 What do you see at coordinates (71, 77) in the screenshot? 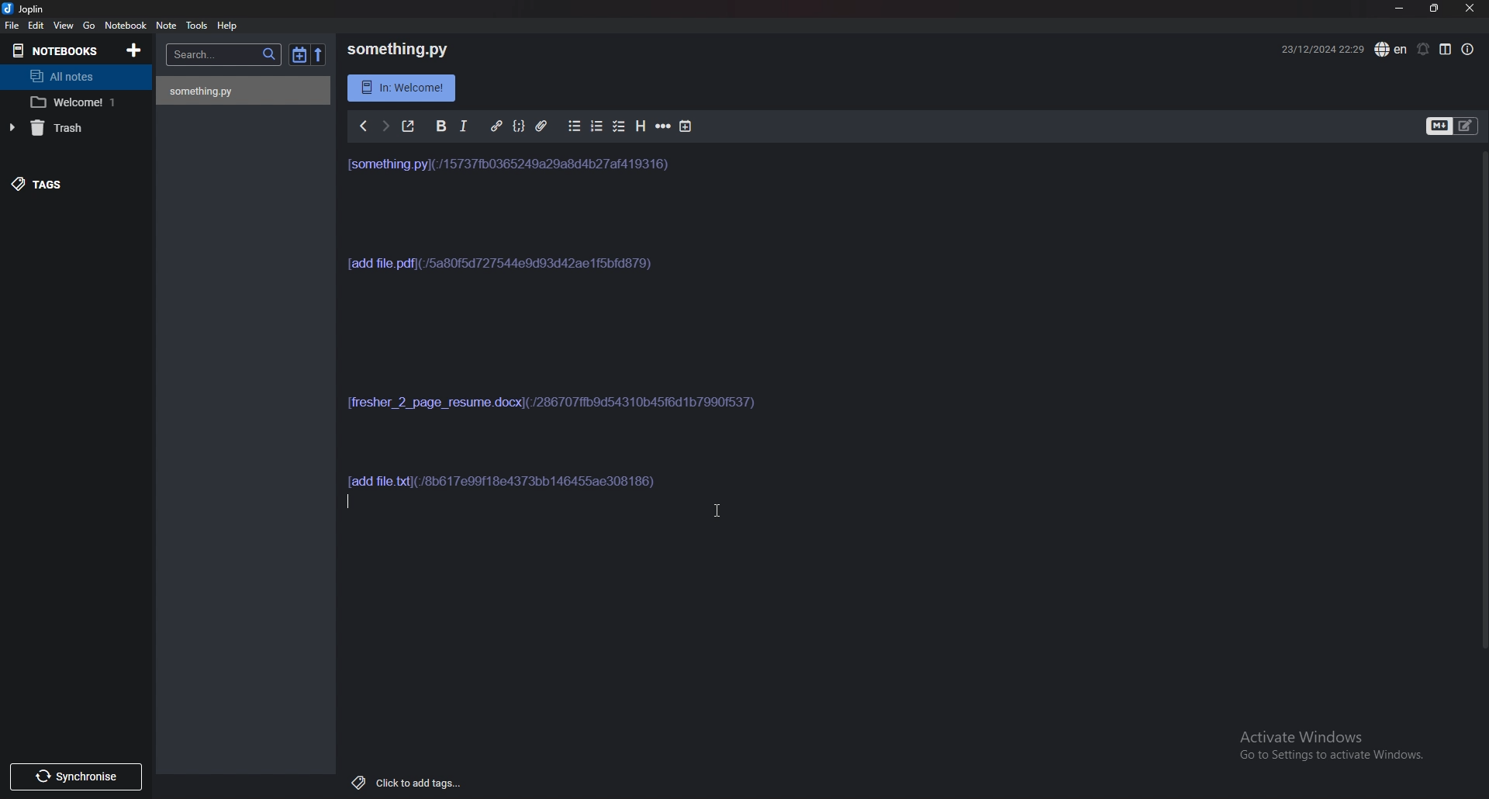
I see `All notes` at bounding box center [71, 77].